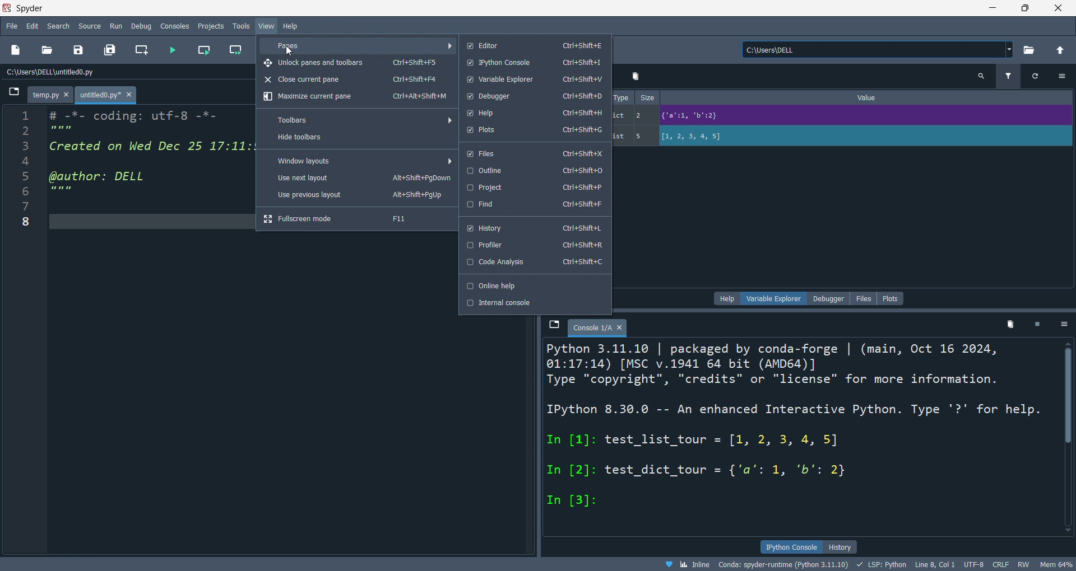  I want to click on view, so click(266, 26).